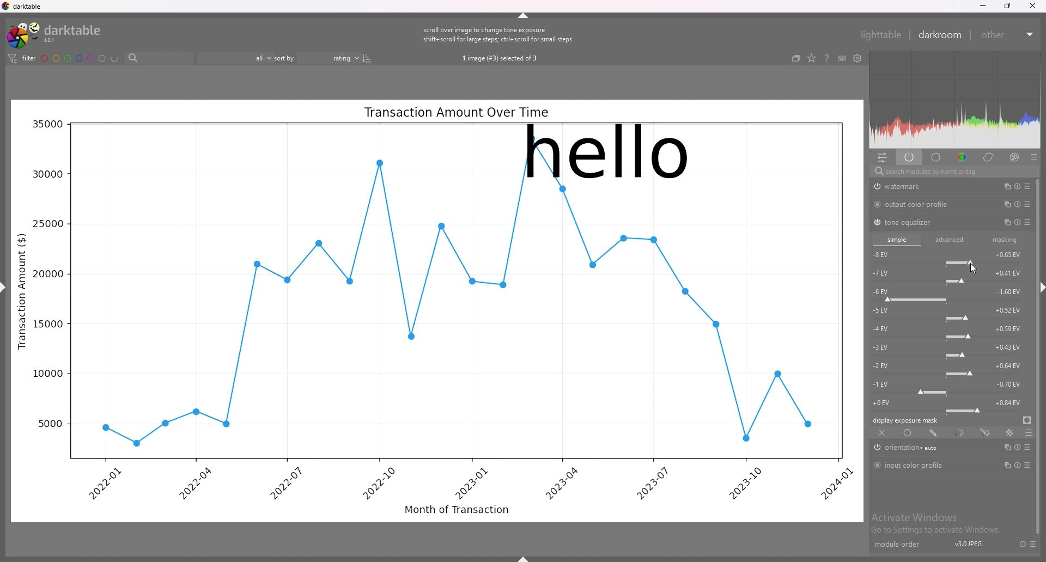  What do you see at coordinates (1027, 420) in the screenshot?
I see `display exposure mask` at bounding box center [1027, 420].